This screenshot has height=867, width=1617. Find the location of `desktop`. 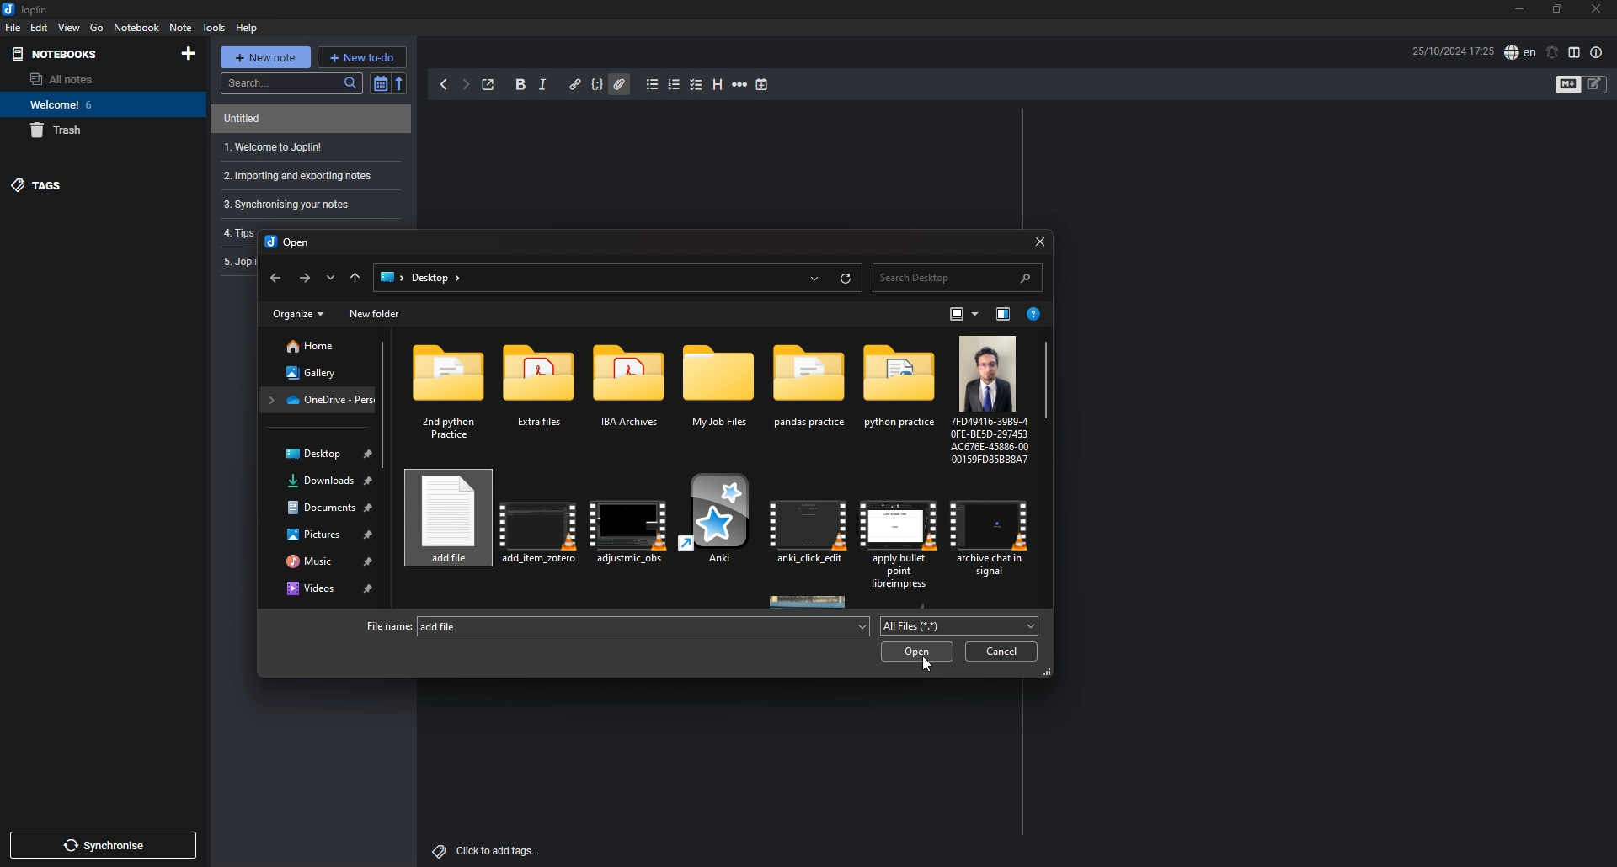

desktop is located at coordinates (438, 279).